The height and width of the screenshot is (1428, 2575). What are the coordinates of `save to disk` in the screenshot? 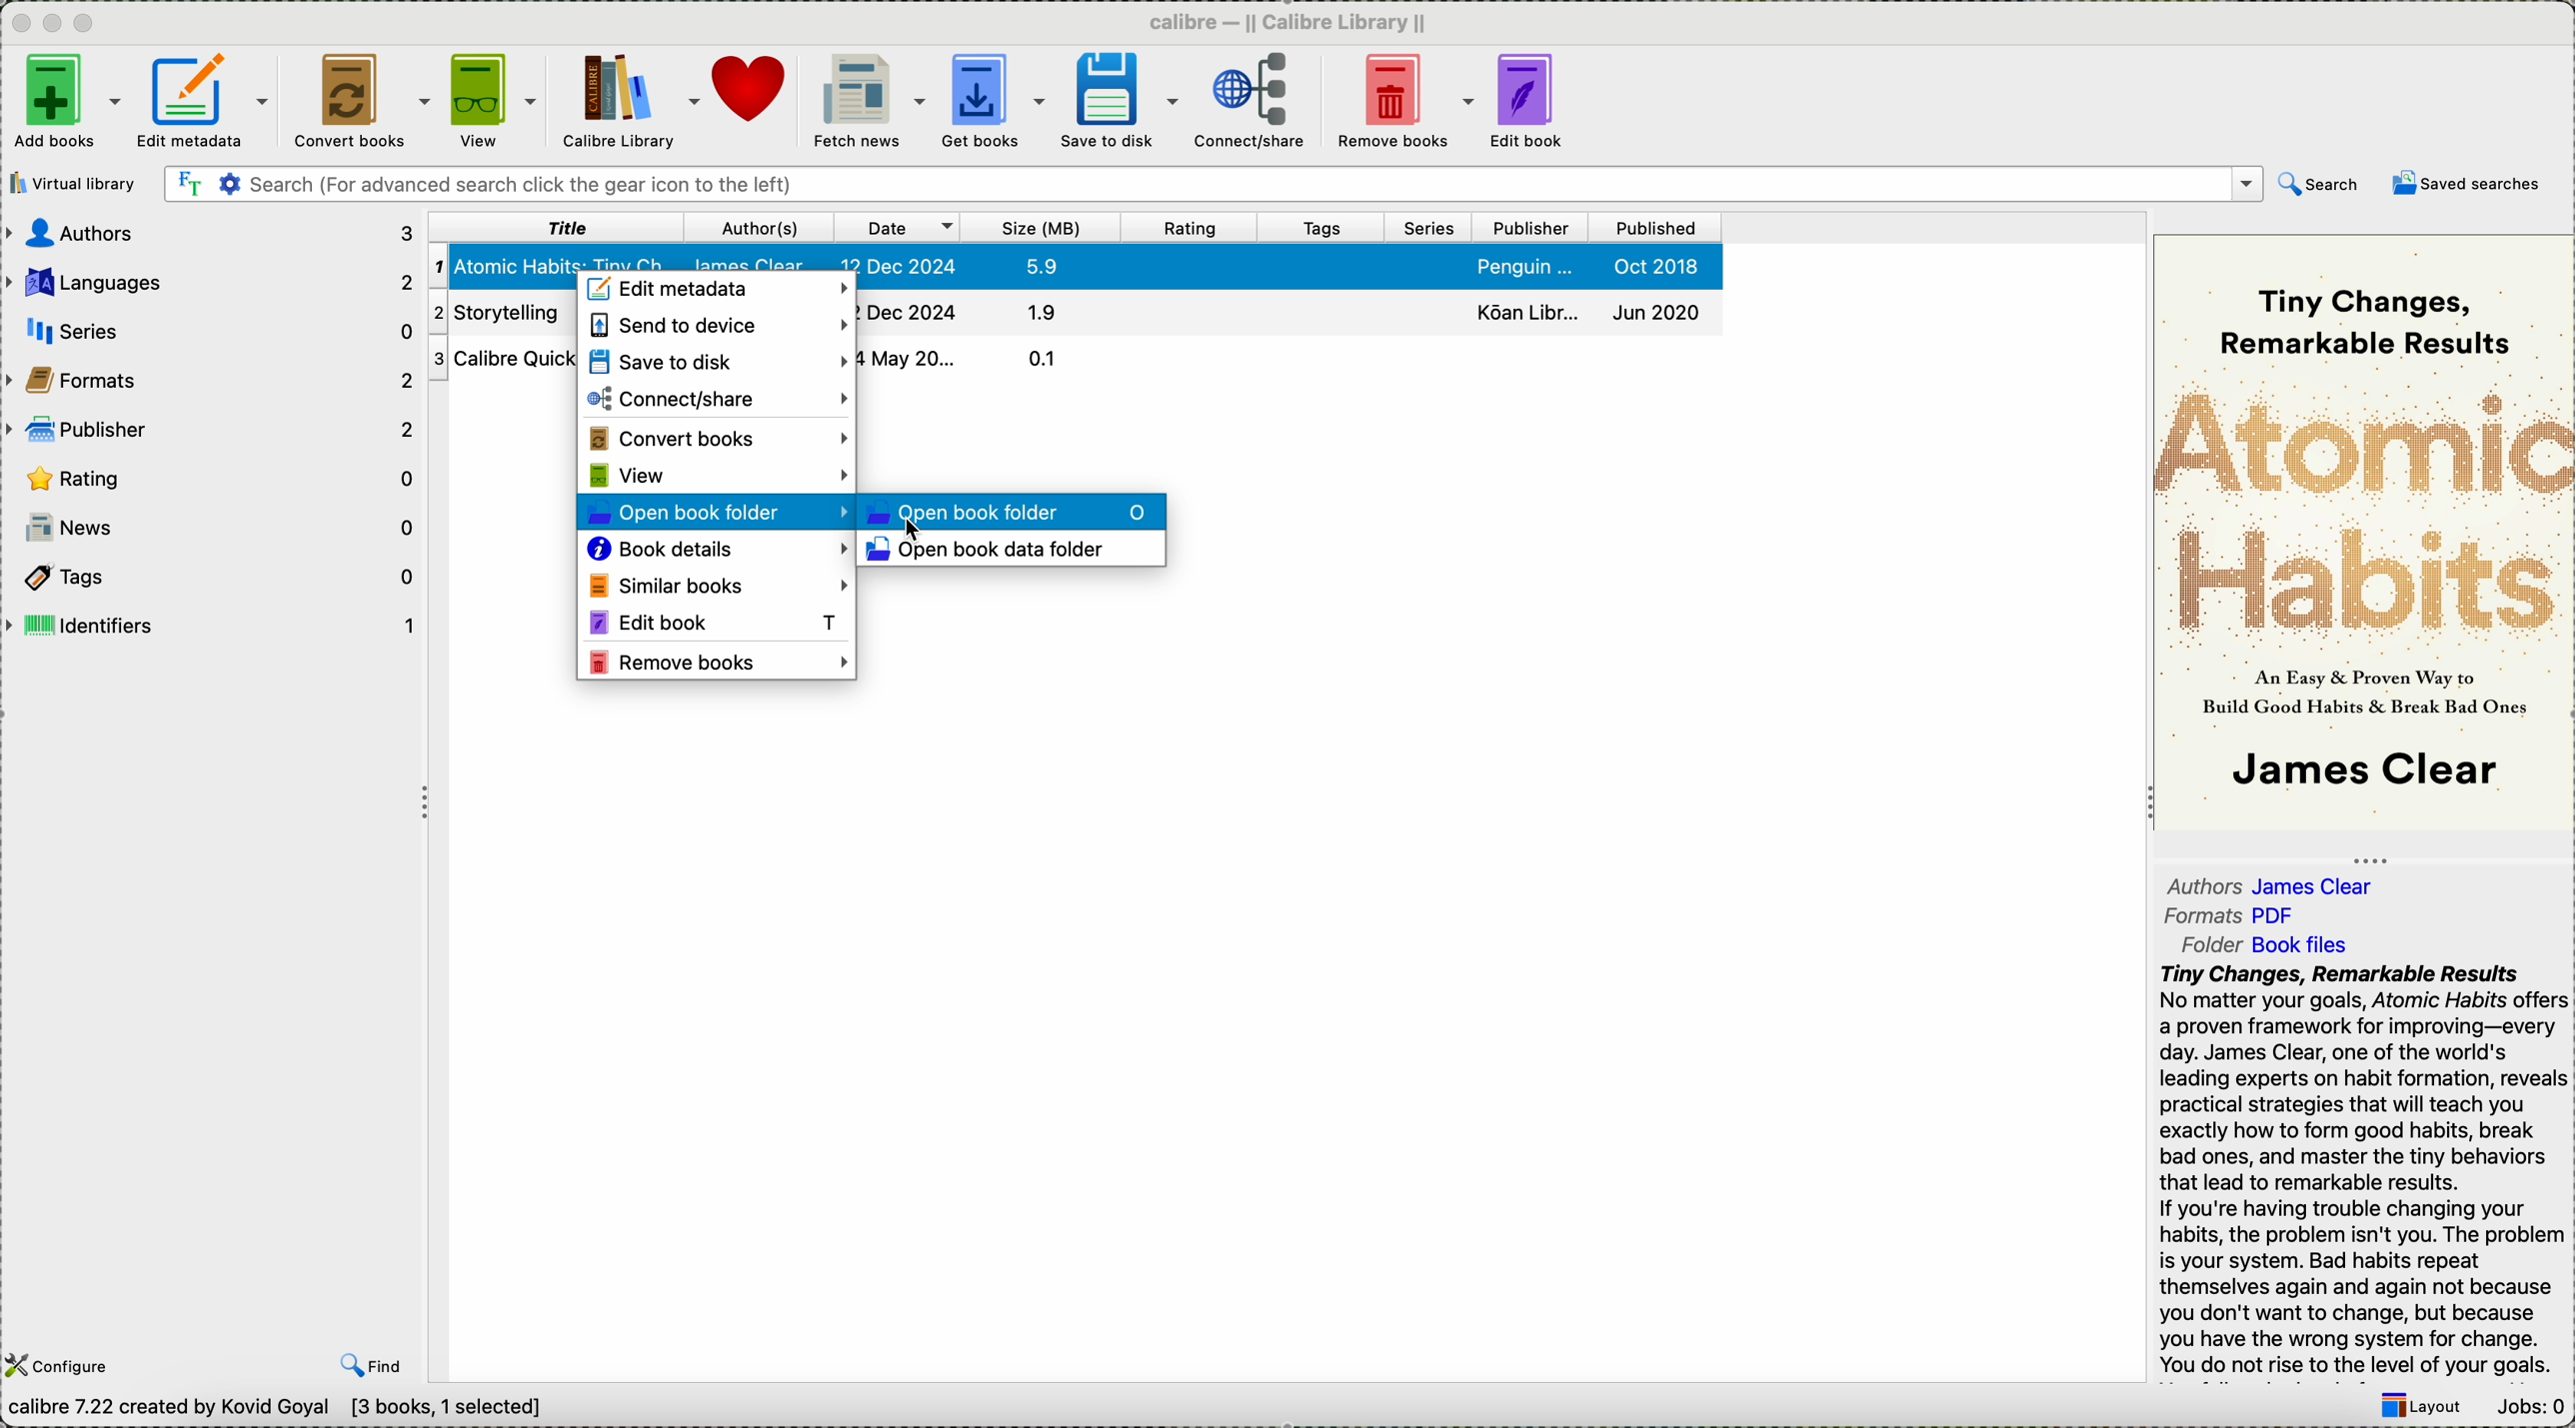 It's located at (1119, 101).